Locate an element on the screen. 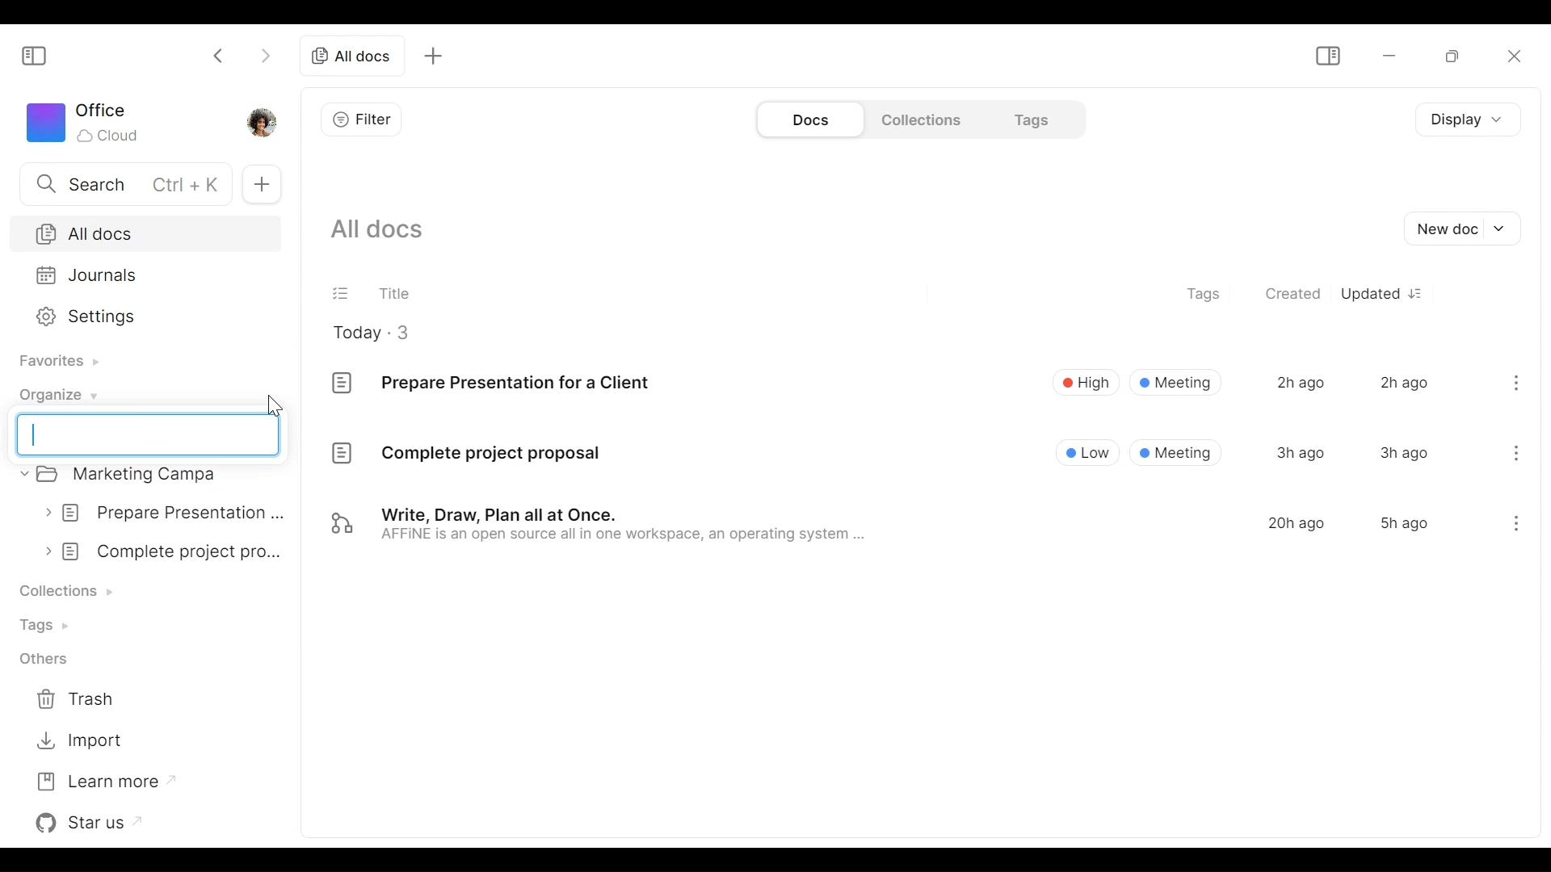 Image resolution: width=1551 pixels, height=872 pixels. Filter is located at coordinates (362, 118).